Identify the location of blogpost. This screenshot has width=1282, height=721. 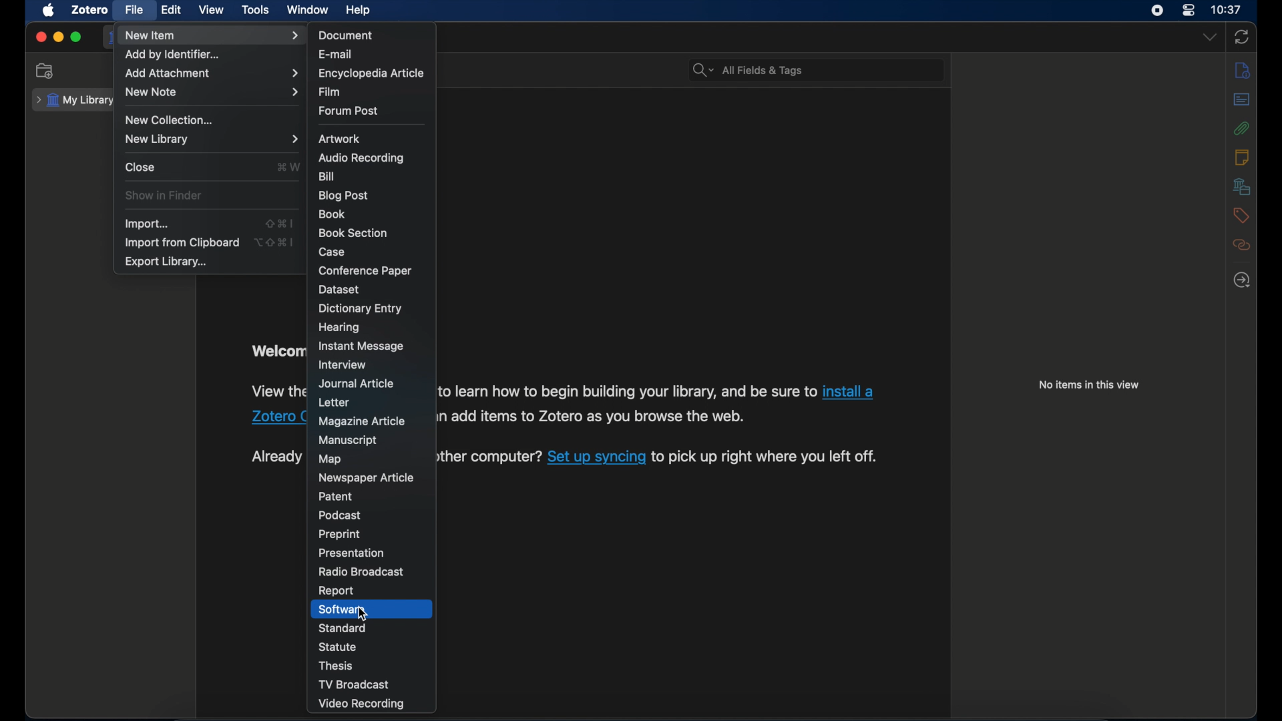
(345, 195).